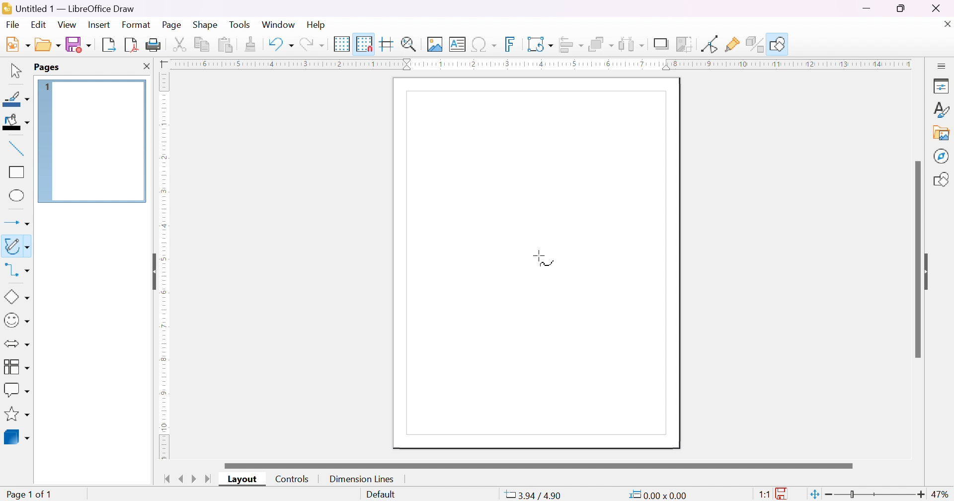  I want to click on application name, so click(71, 8).